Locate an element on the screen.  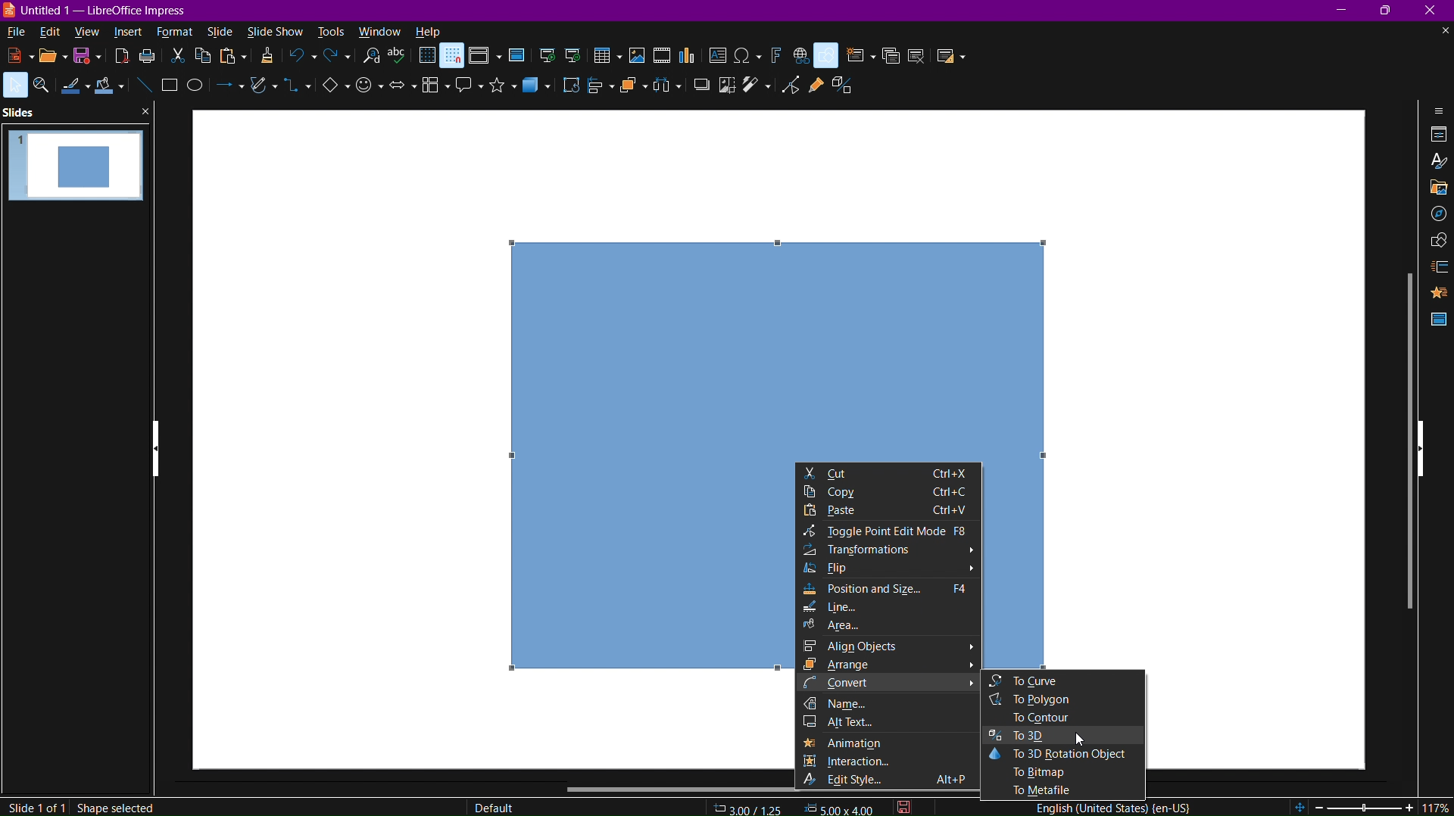
Position and Size is located at coordinates (889, 590).